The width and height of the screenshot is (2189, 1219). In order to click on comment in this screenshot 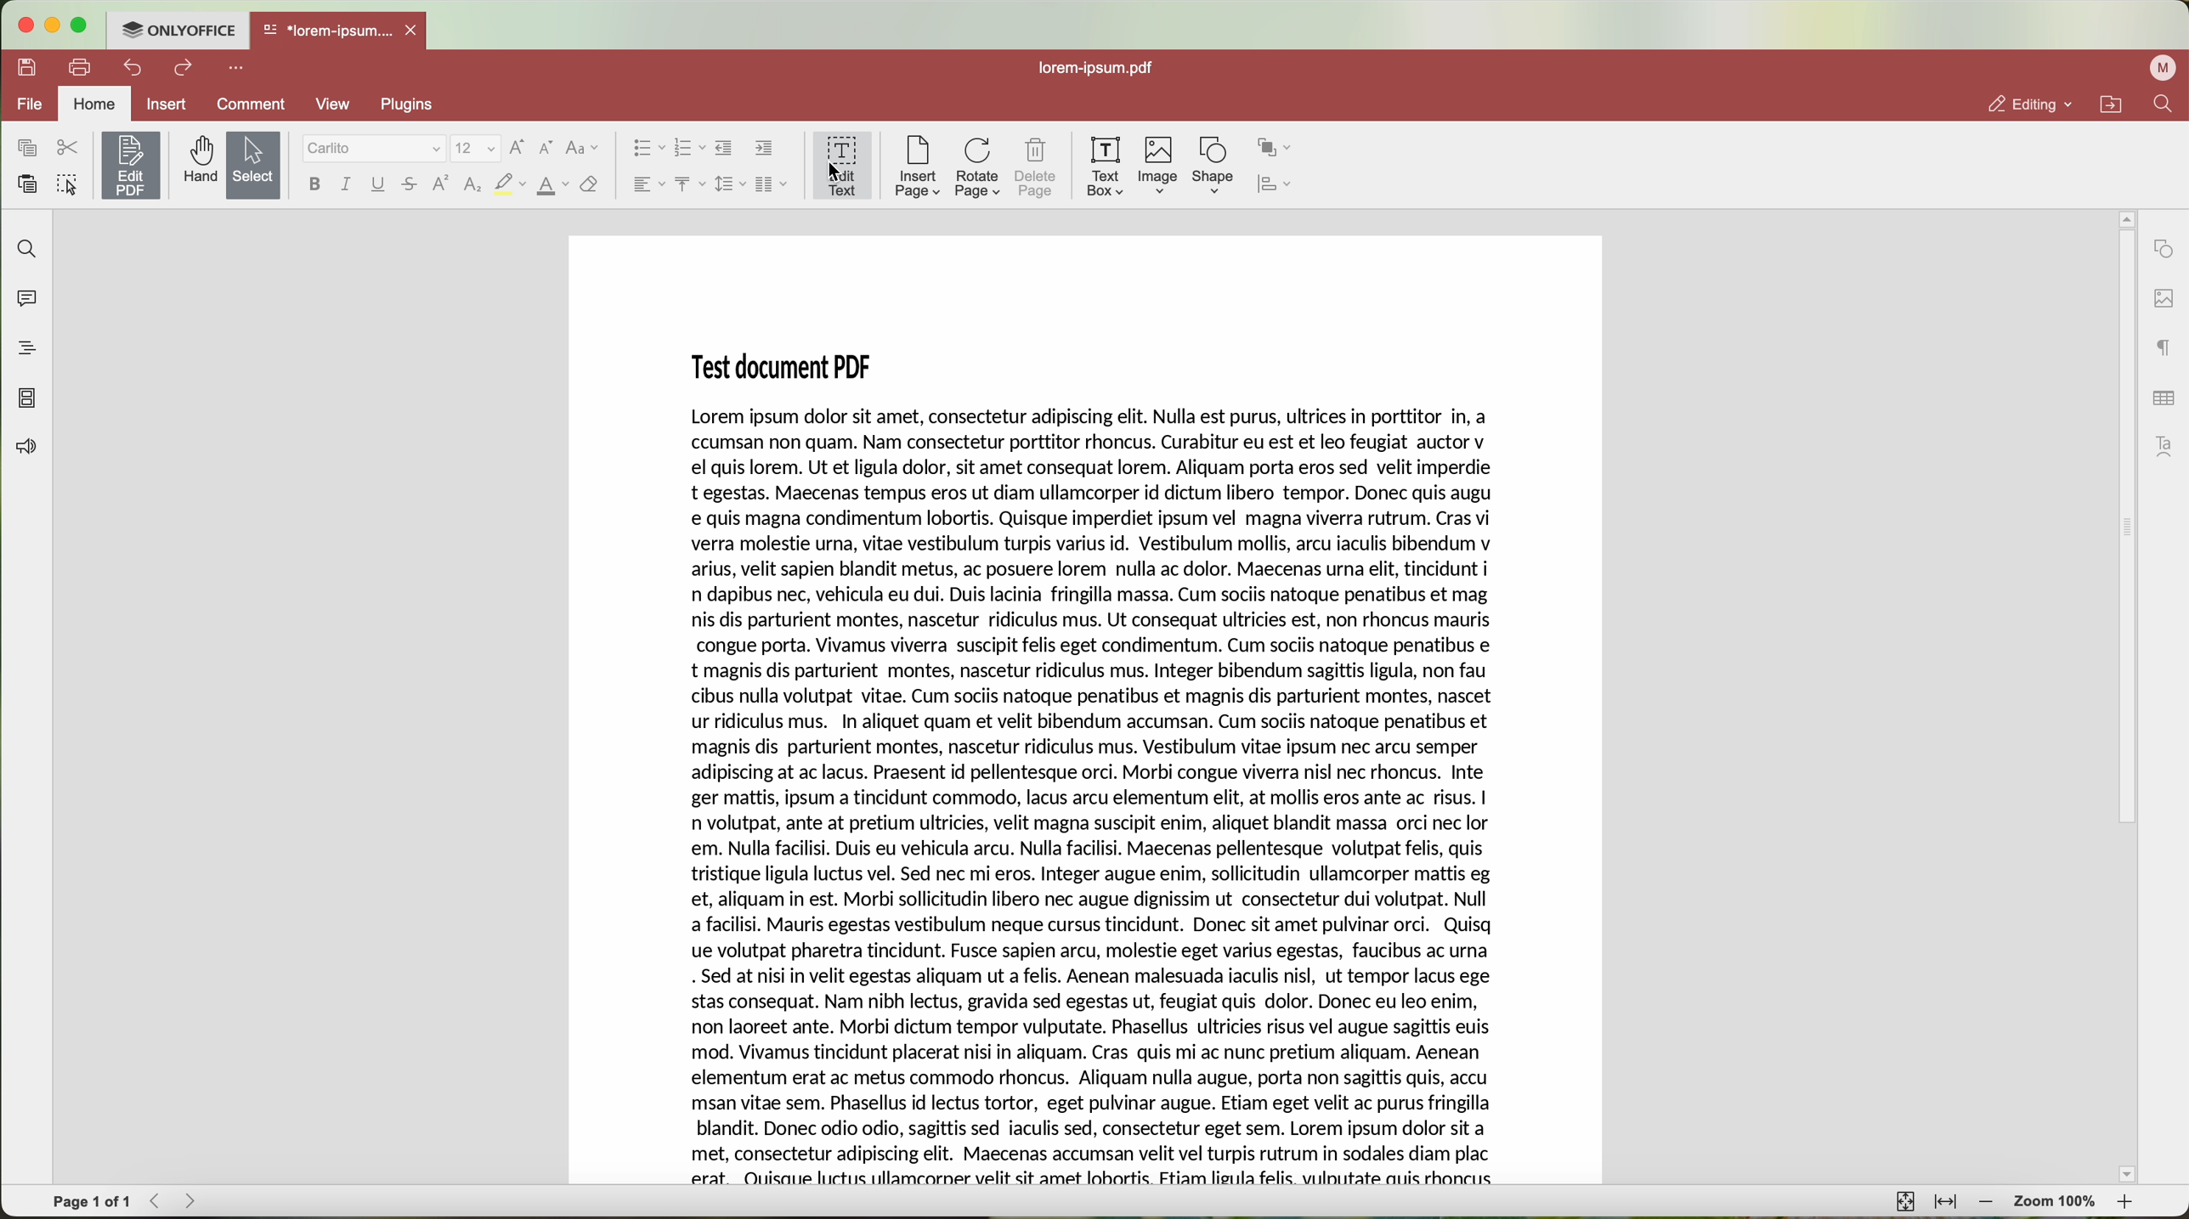, I will do `click(252, 105)`.